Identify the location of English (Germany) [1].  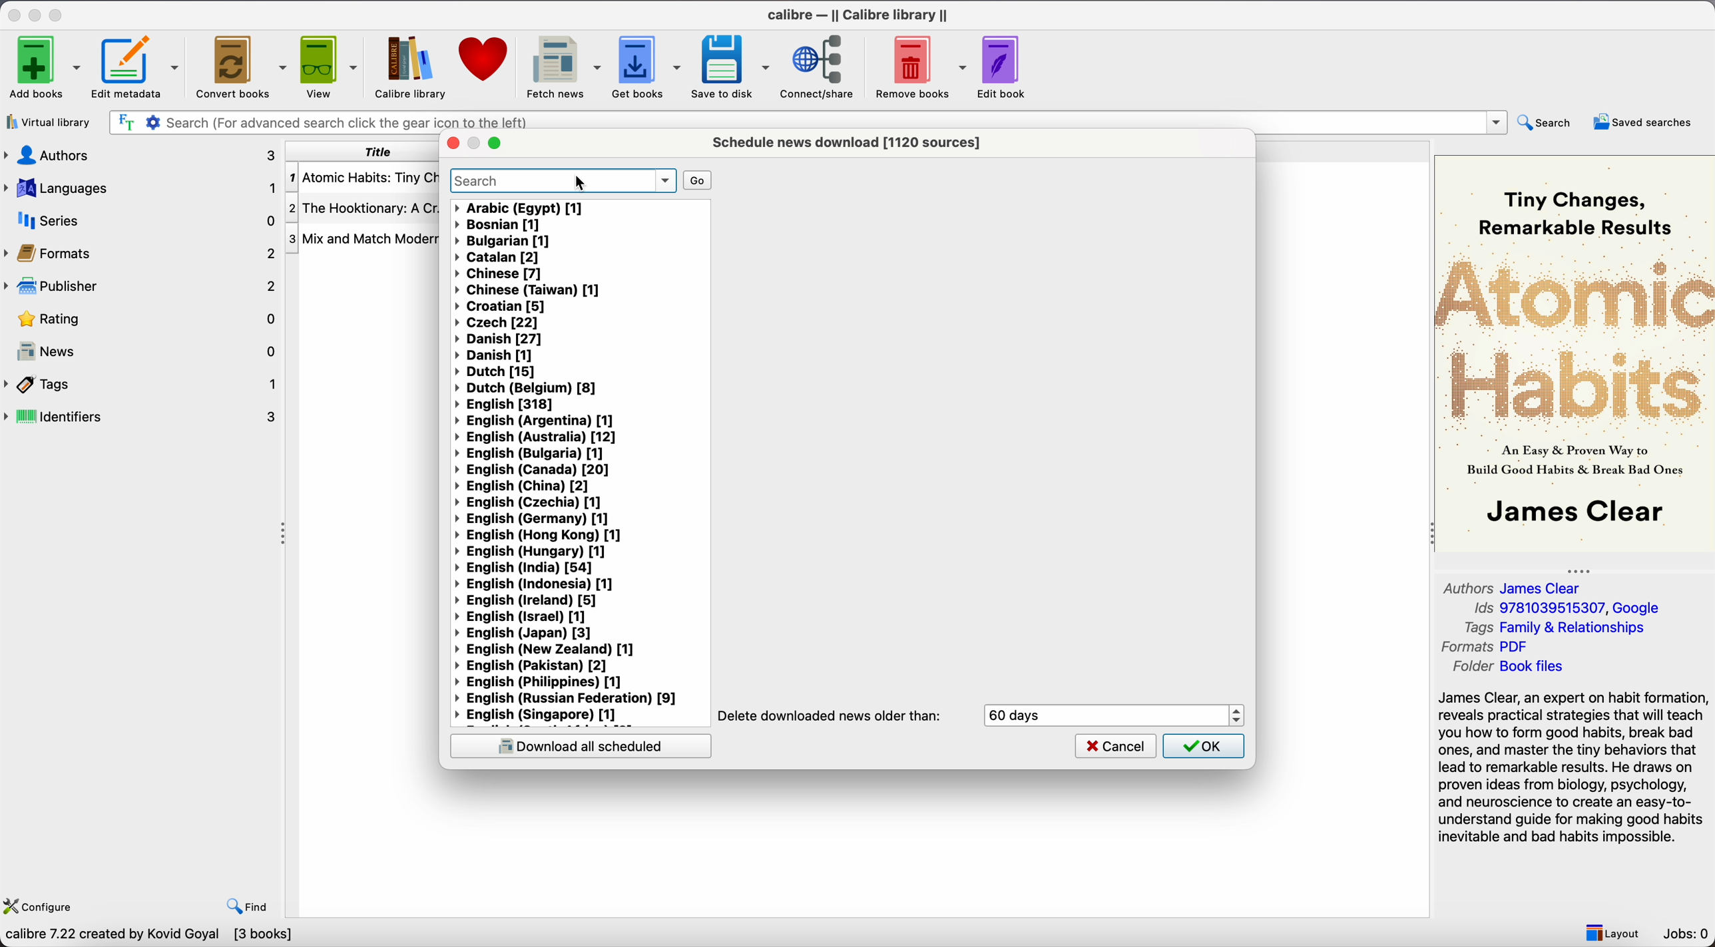
(535, 520).